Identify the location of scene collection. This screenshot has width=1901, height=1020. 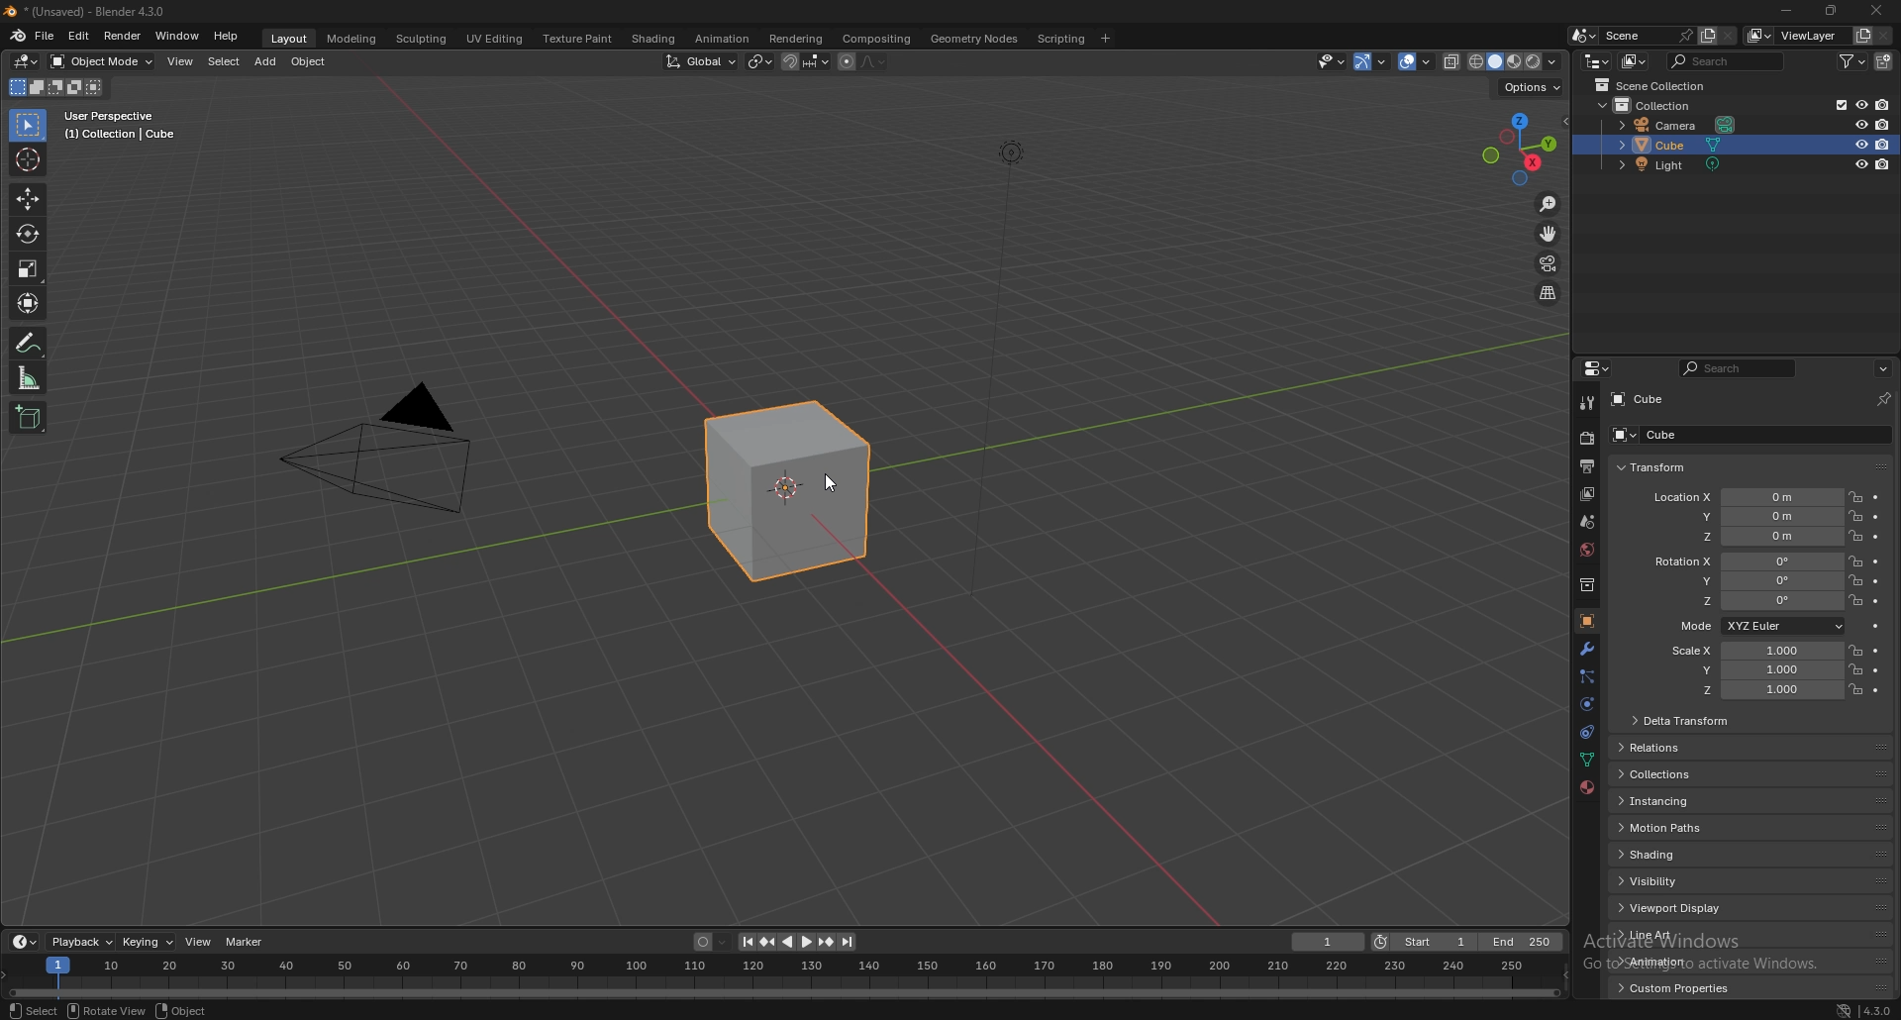
(1659, 84).